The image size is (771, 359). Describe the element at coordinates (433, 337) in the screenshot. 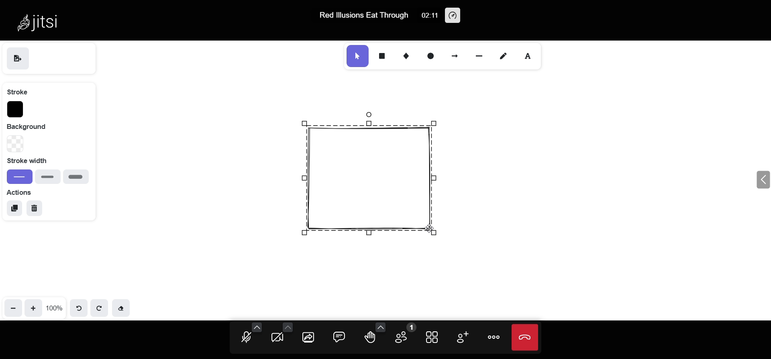

I see `tile view` at that location.